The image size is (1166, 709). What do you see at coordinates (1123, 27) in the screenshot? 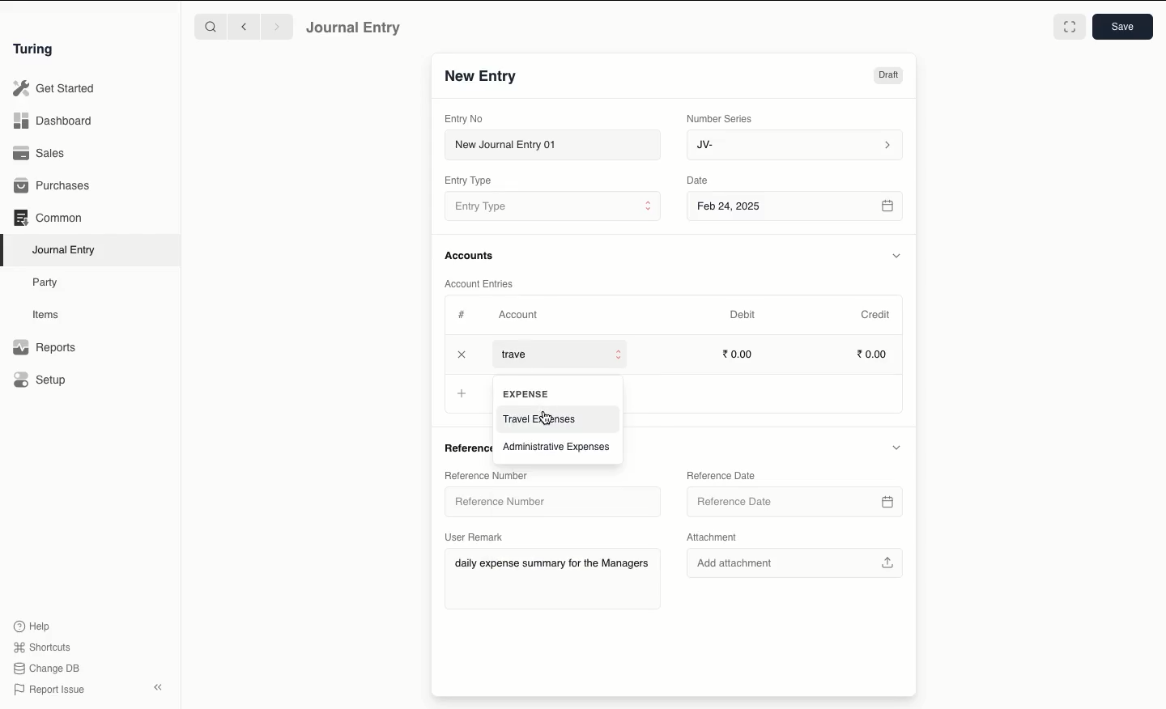
I see `Save` at bounding box center [1123, 27].